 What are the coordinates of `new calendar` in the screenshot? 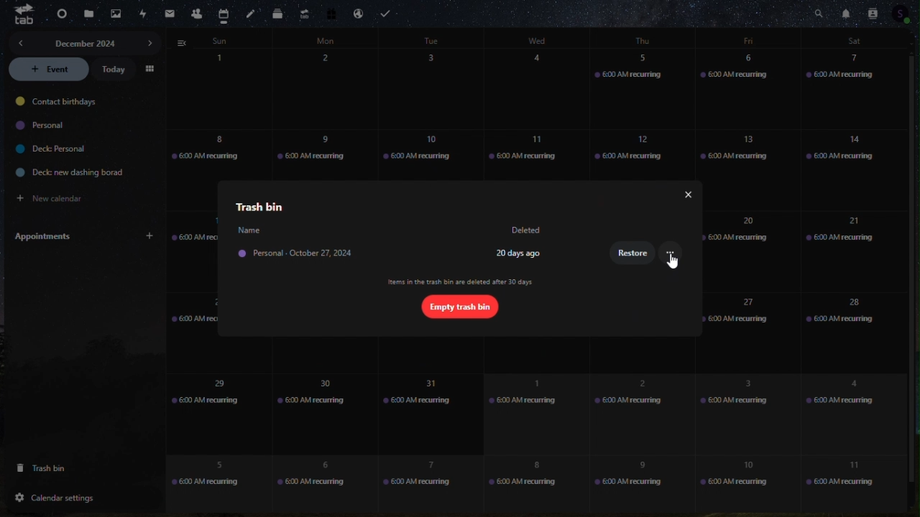 It's located at (62, 196).